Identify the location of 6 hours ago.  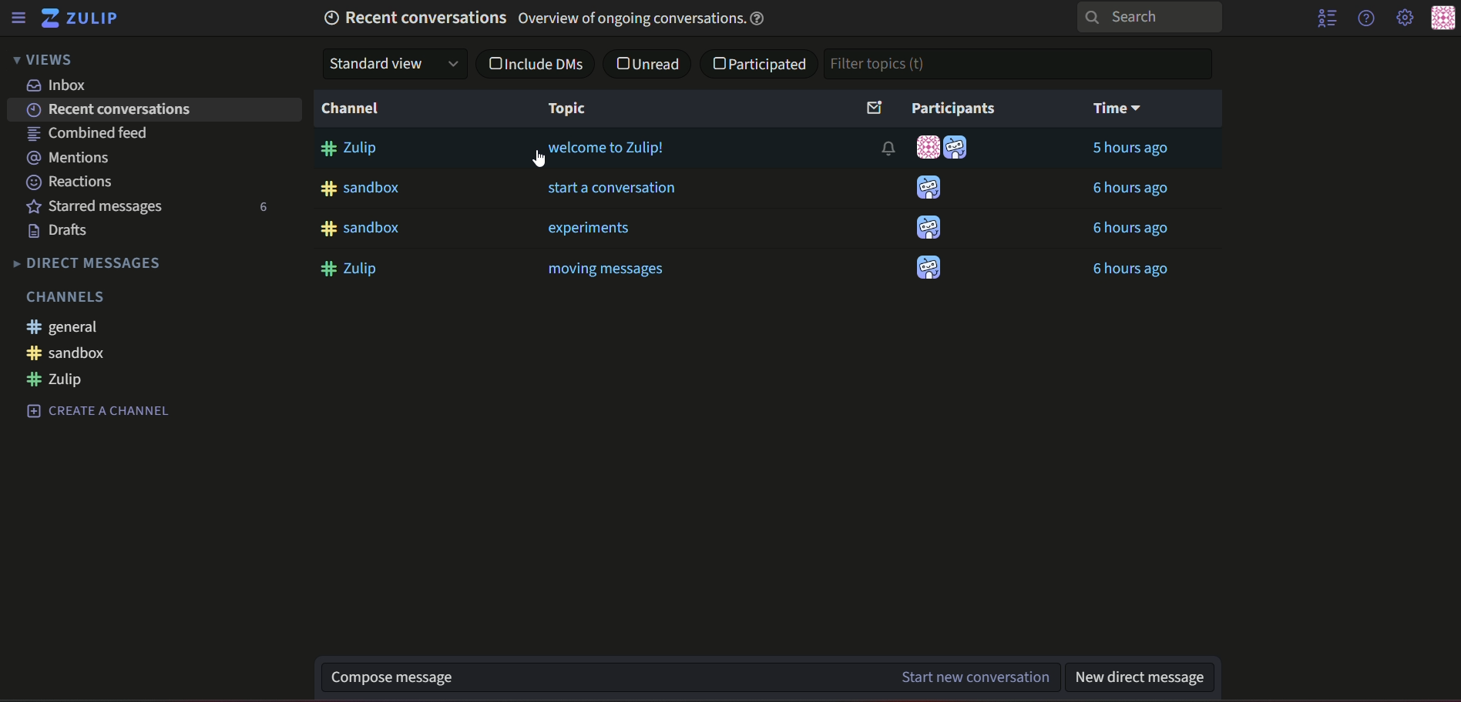
(1131, 270).